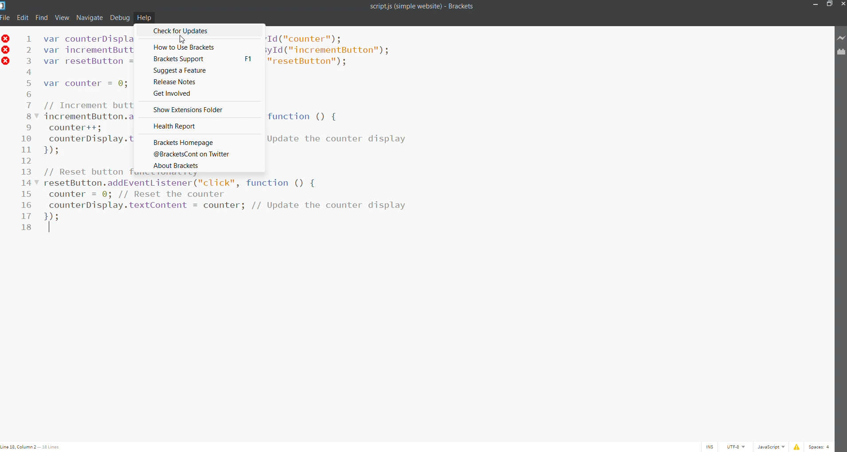  I want to click on release notes, so click(200, 81).